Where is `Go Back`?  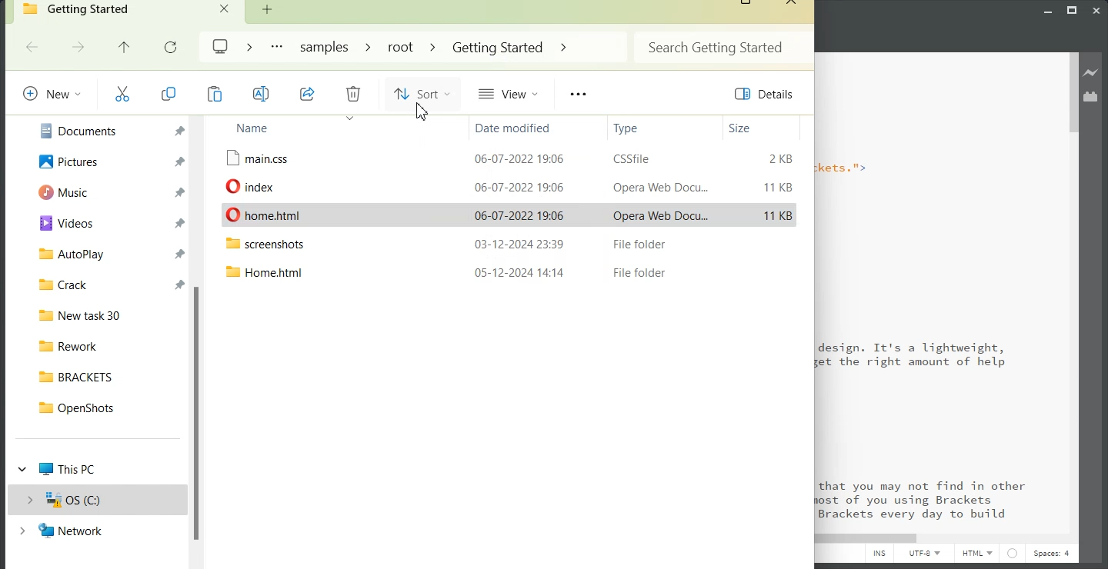
Go Back is located at coordinates (34, 47).